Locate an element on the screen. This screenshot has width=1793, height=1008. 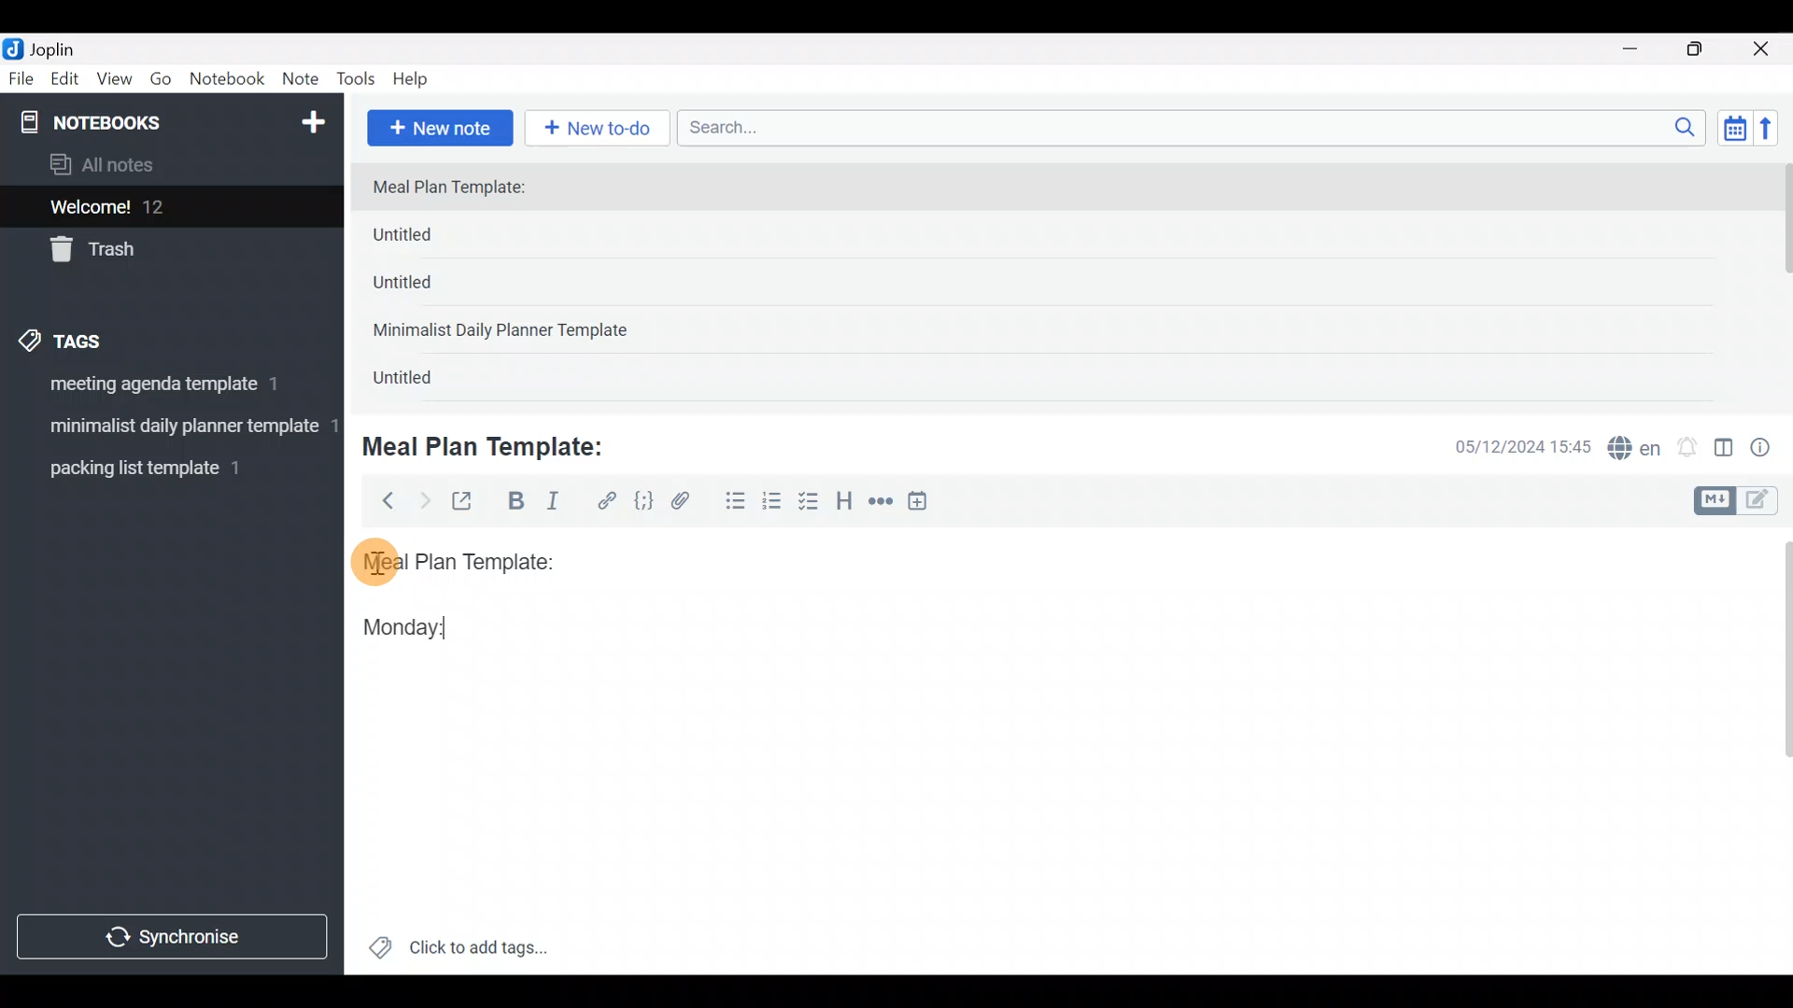
Meal Plan Template: is located at coordinates (495, 444).